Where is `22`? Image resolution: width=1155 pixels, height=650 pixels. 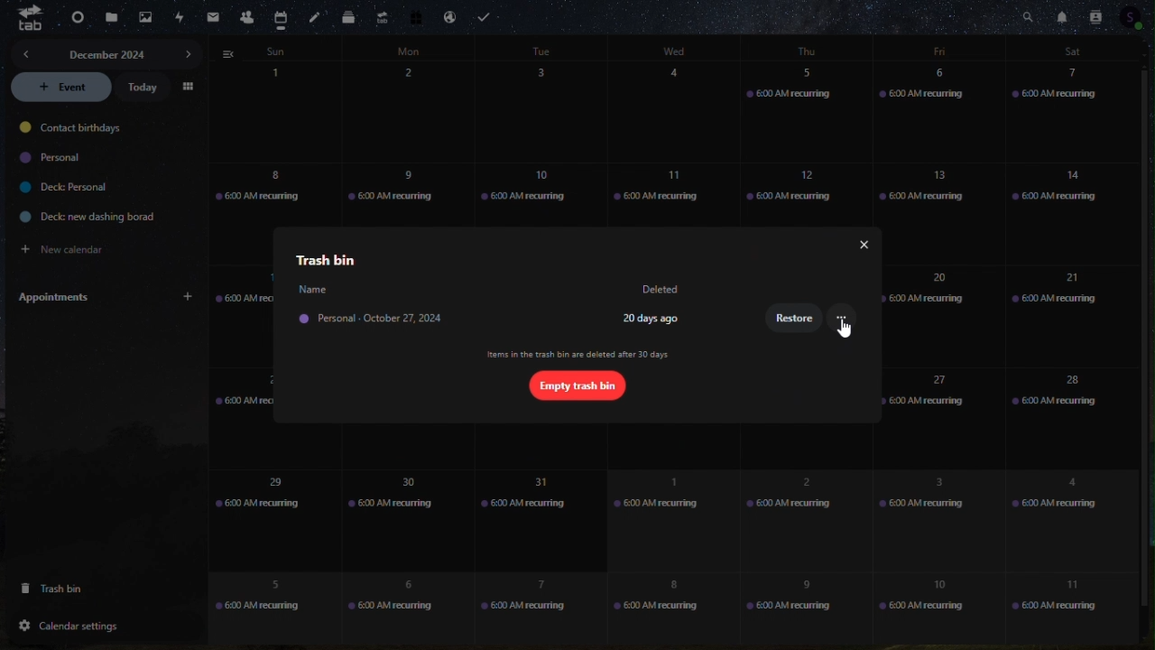
22 is located at coordinates (262, 418).